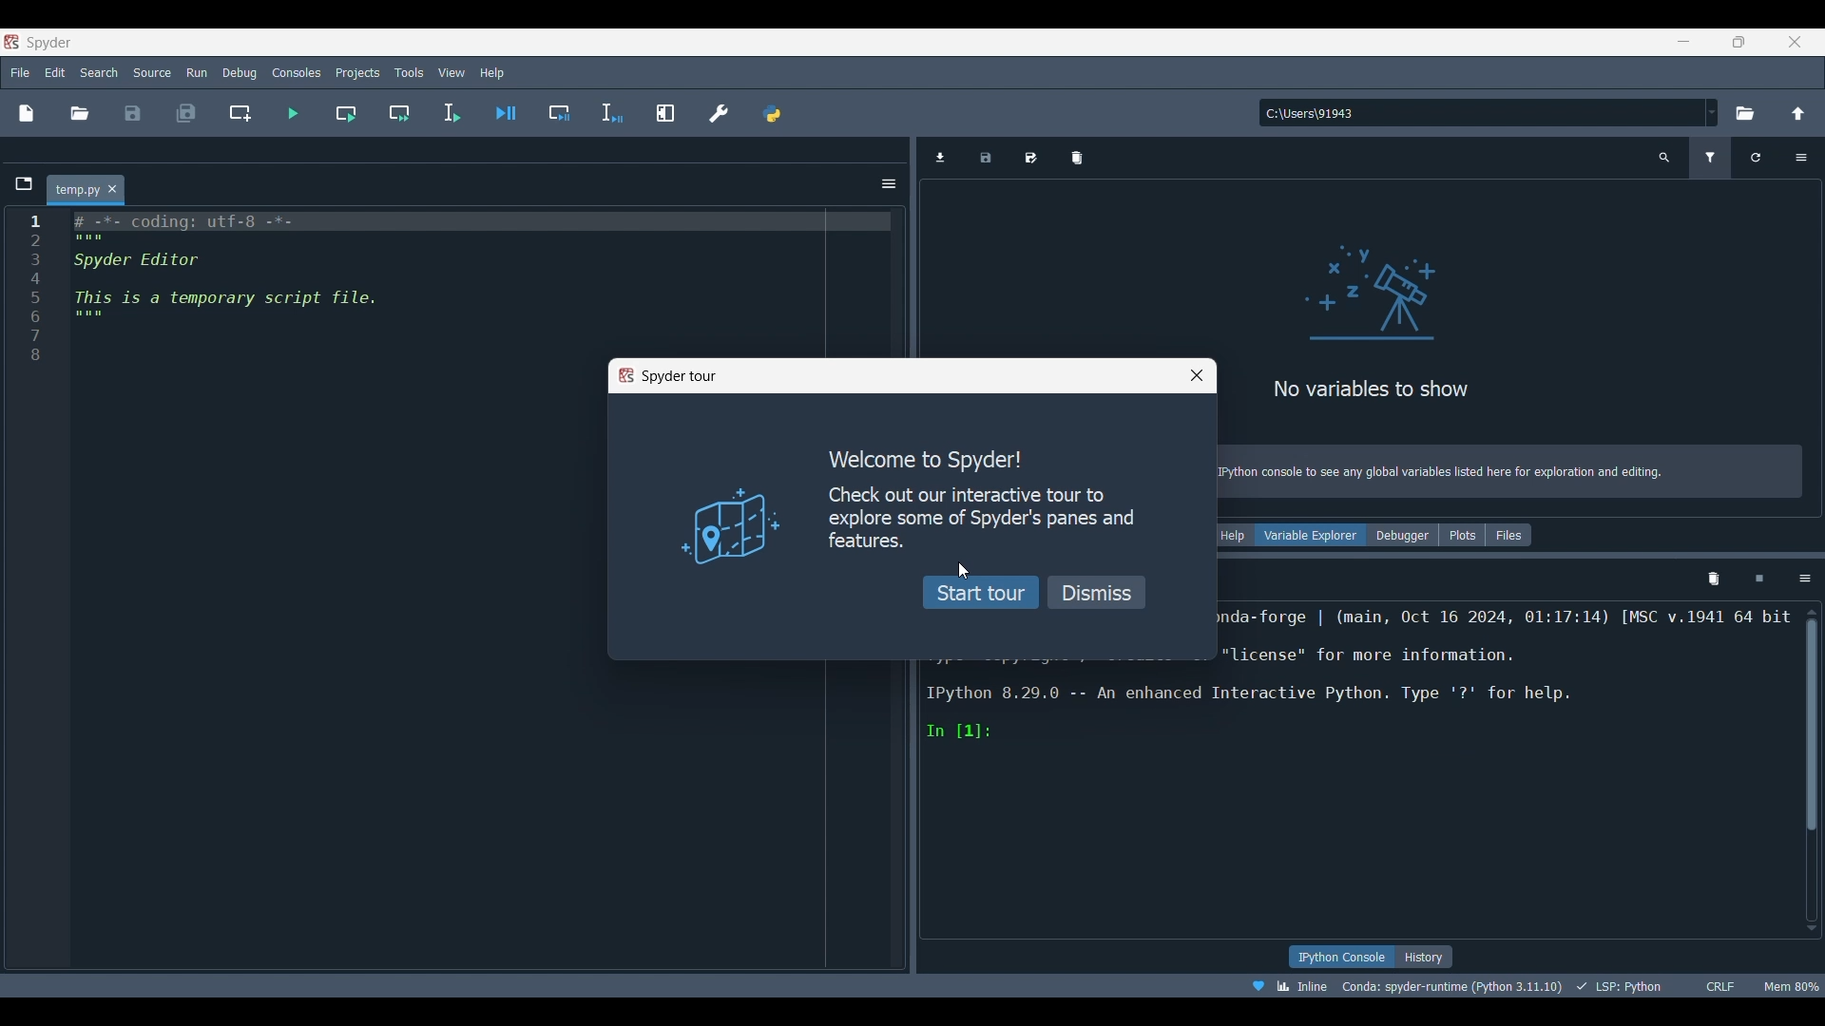 The width and height of the screenshot is (1825, 1026). I want to click on text, so click(1439, 472).